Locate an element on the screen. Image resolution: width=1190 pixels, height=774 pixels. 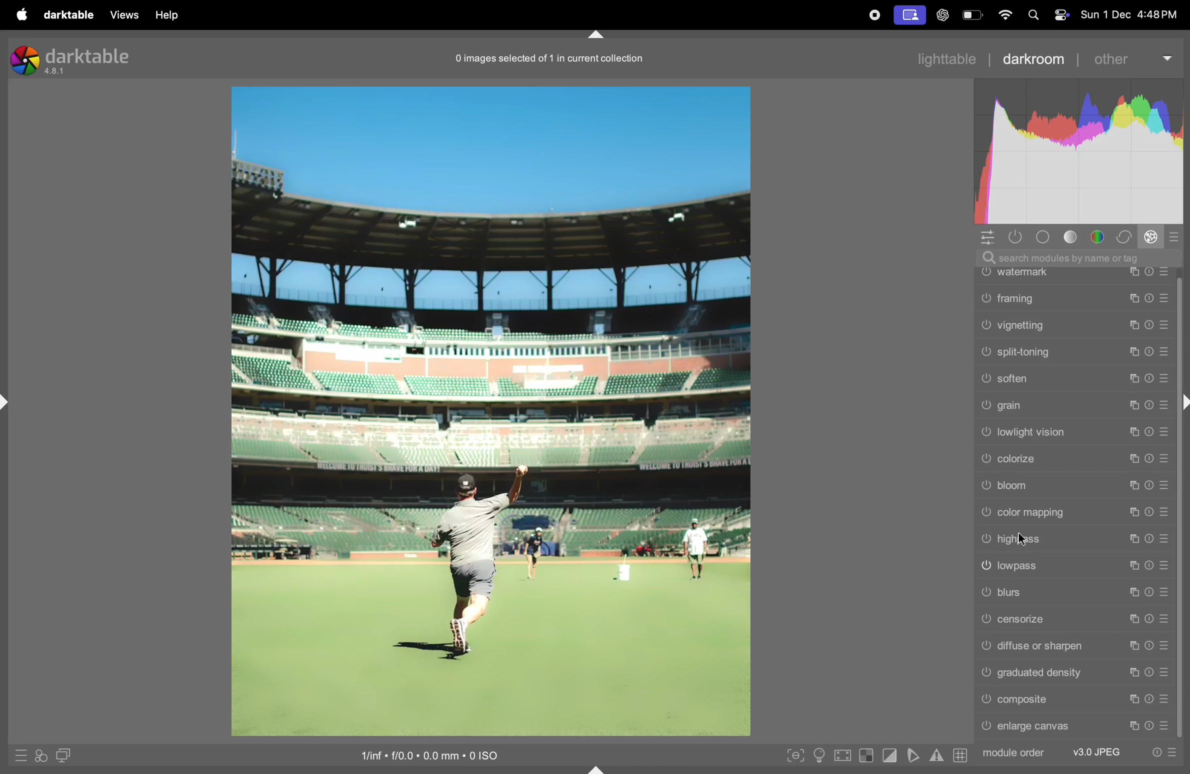
record is located at coordinates (907, 14).